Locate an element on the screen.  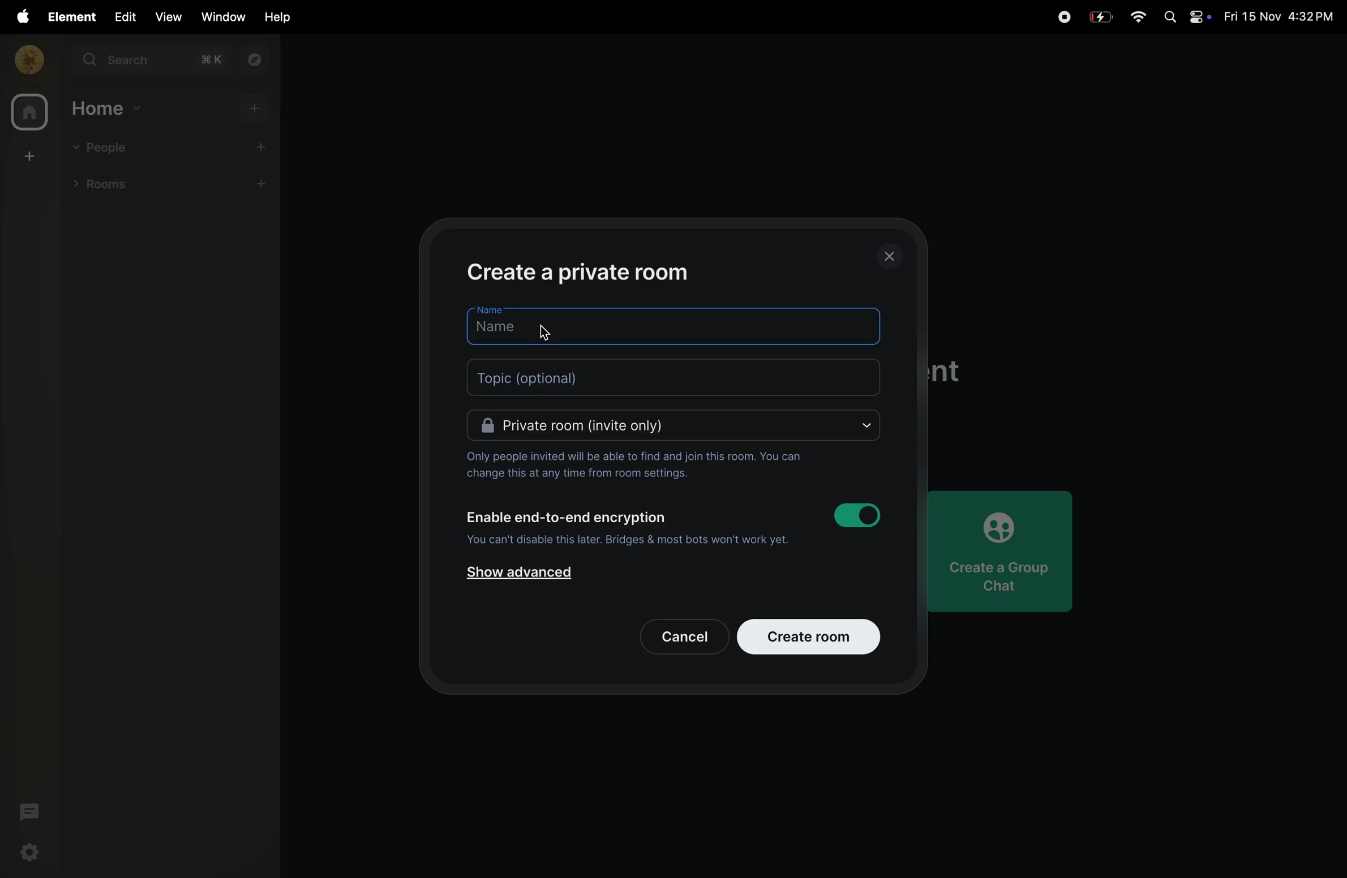
help is located at coordinates (274, 18).